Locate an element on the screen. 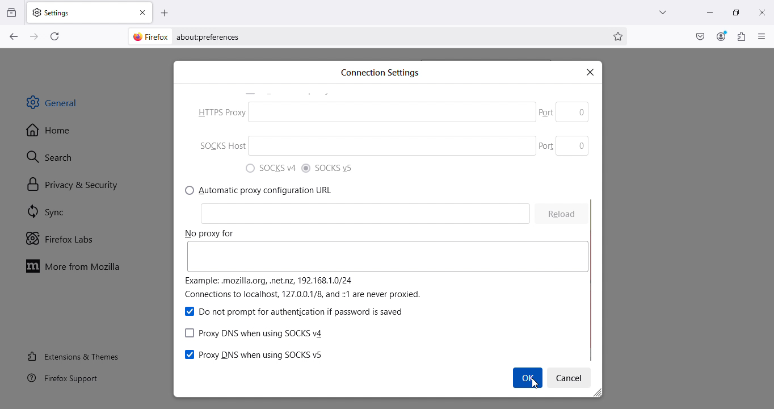 This screenshot has width=774, height=409. Privacy and security is located at coordinates (71, 185).